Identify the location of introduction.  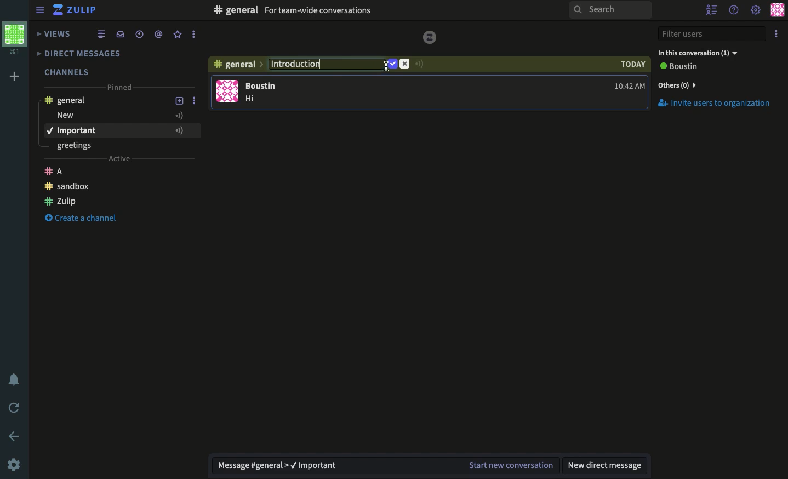
(106, 130).